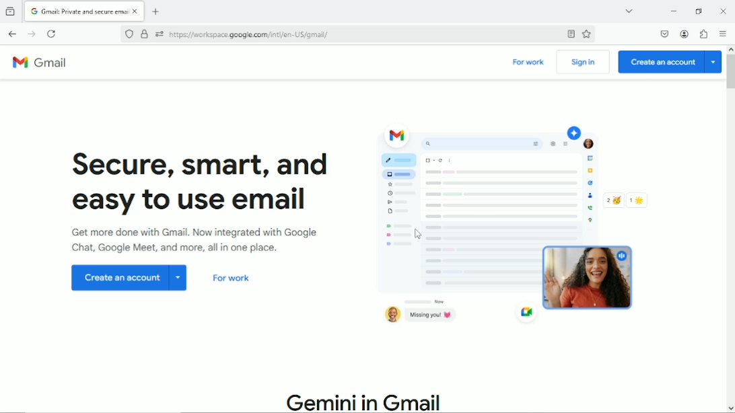  What do you see at coordinates (85, 11) in the screenshot?
I see `Current tab` at bounding box center [85, 11].